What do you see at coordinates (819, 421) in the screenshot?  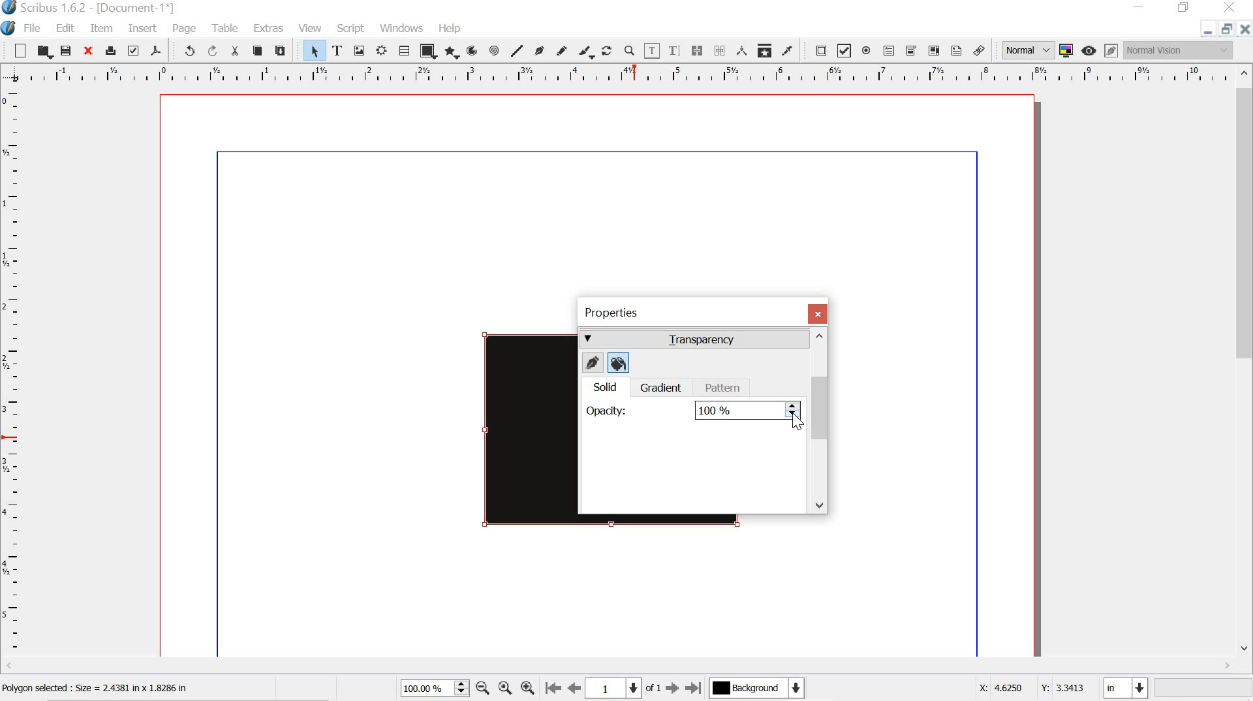 I see `scrollbar` at bounding box center [819, 421].